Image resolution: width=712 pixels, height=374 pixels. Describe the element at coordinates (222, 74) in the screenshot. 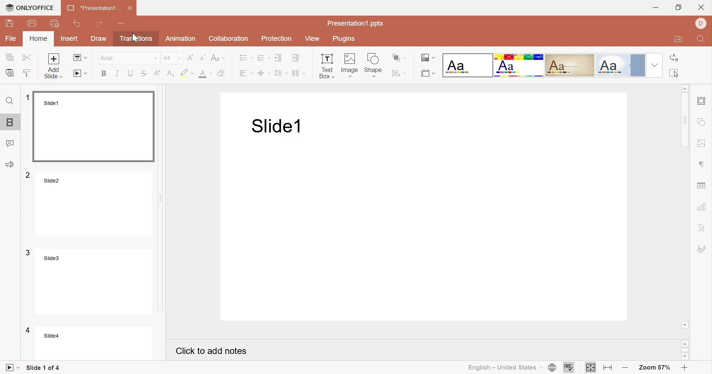

I see `Clear style` at that location.